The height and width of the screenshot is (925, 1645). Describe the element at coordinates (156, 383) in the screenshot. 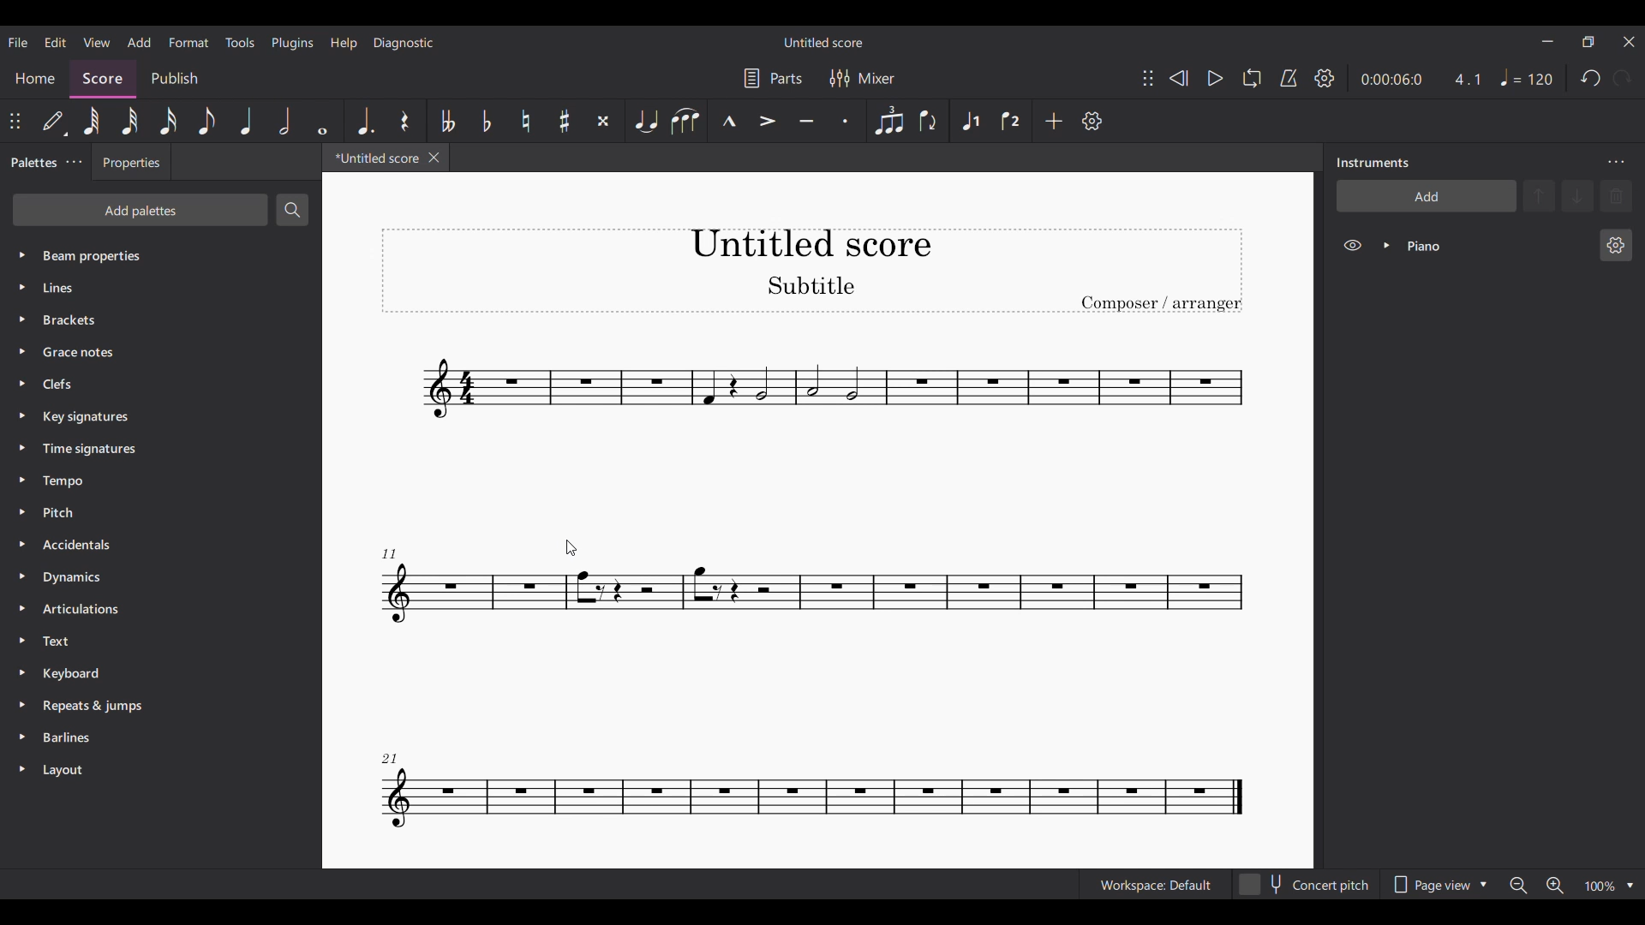

I see `Clefs` at that location.